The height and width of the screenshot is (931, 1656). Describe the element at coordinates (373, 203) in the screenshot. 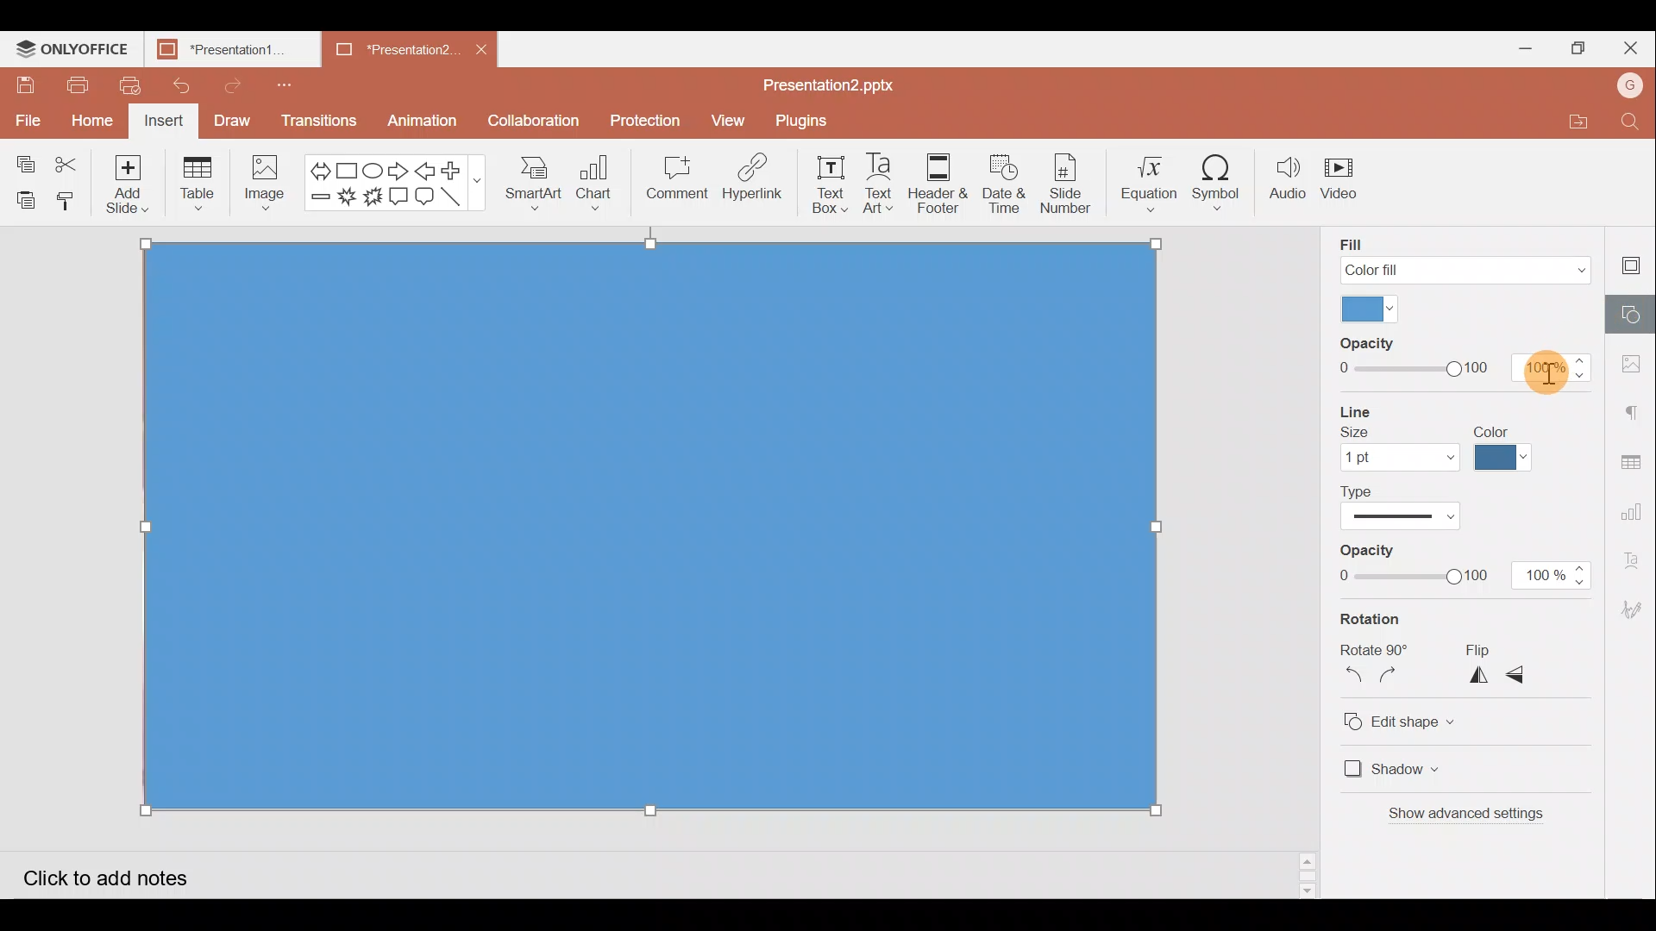

I see `Explosion 2` at that location.